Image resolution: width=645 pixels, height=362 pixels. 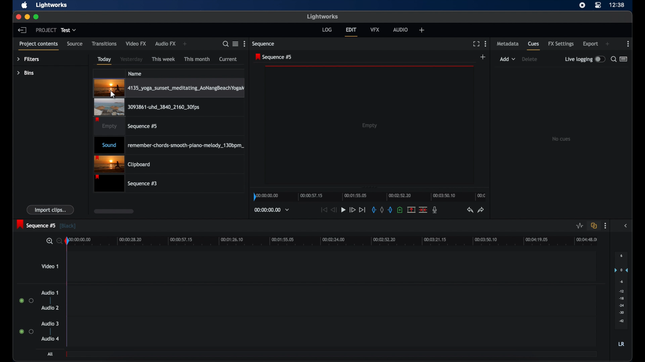 What do you see at coordinates (49, 339) in the screenshot?
I see `audio 4` at bounding box center [49, 339].